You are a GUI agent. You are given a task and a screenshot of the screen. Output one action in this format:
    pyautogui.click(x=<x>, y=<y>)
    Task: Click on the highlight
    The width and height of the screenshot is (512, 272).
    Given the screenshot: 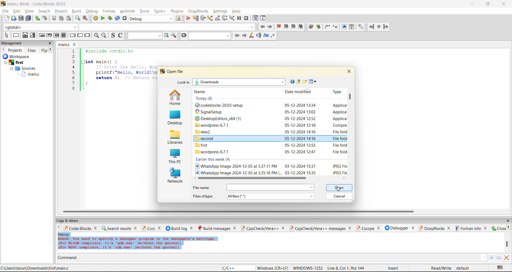 What is the action you would take?
    pyautogui.click(x=251, y=36)
    